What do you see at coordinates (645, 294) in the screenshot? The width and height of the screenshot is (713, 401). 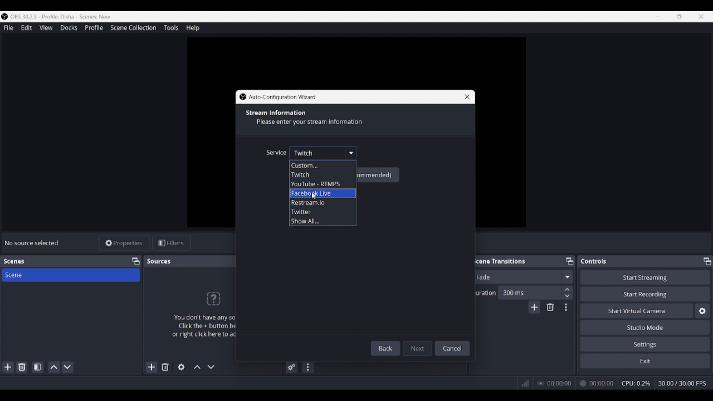 I see `Start recording` at bounding box center [645, 294].